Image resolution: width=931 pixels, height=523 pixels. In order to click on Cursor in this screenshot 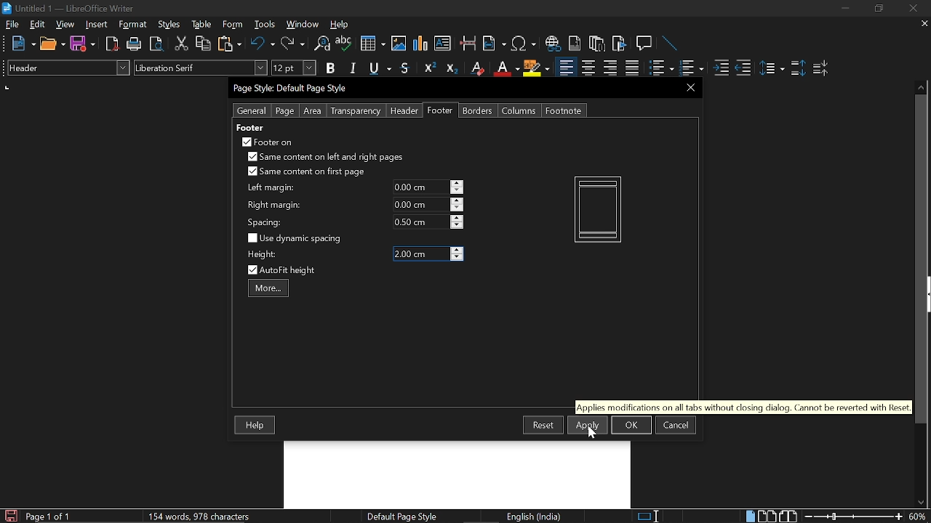, I will do `click(594, 432)`.